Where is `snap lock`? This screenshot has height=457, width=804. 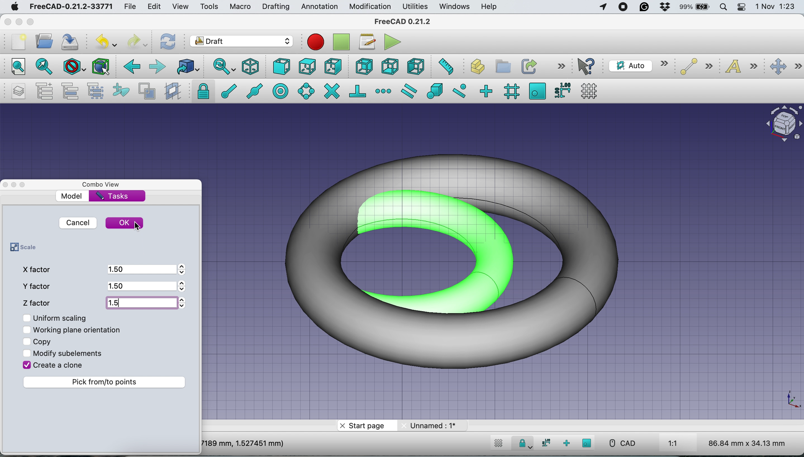 snap lock is located at coordinates (200, 91).